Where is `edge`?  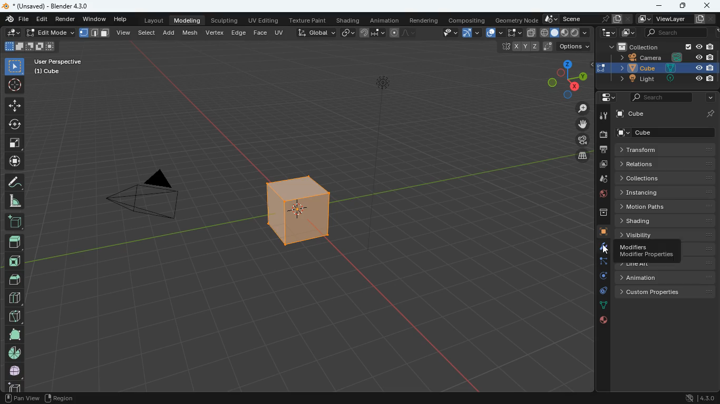
edge is located at coordinates (239, 32).